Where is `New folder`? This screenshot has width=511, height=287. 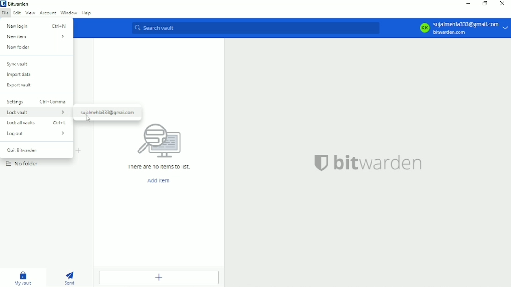
New folder is located at coordinates (19, 48).